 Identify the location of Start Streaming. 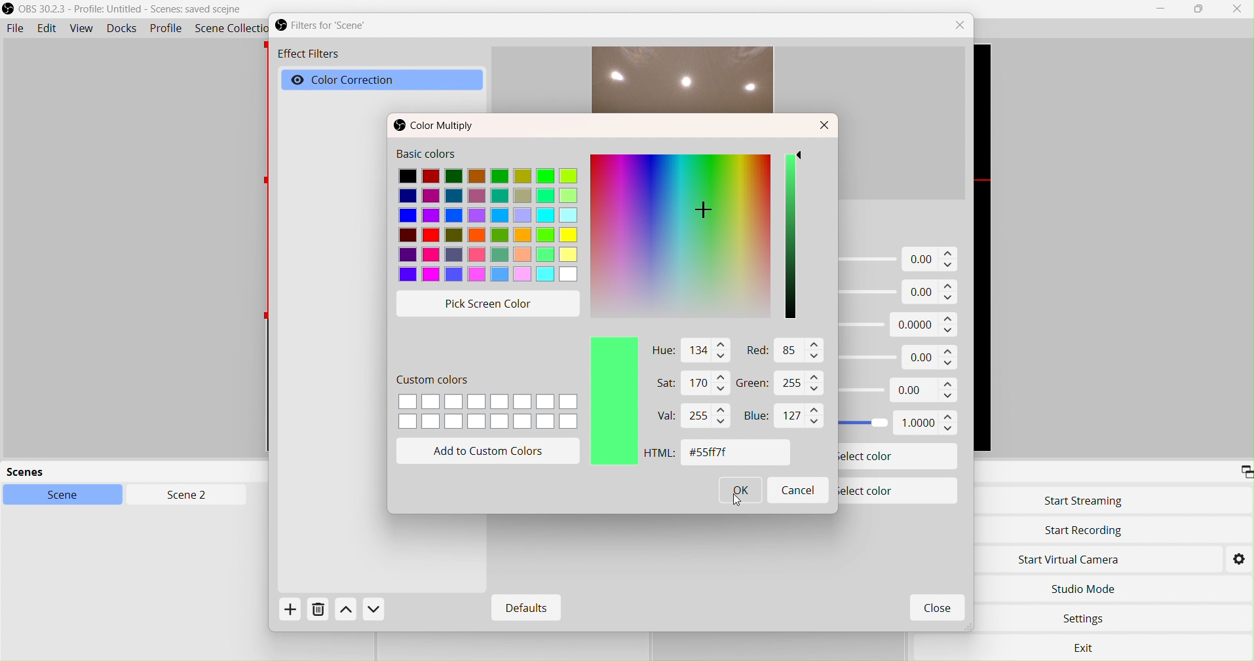
(1084, 501).